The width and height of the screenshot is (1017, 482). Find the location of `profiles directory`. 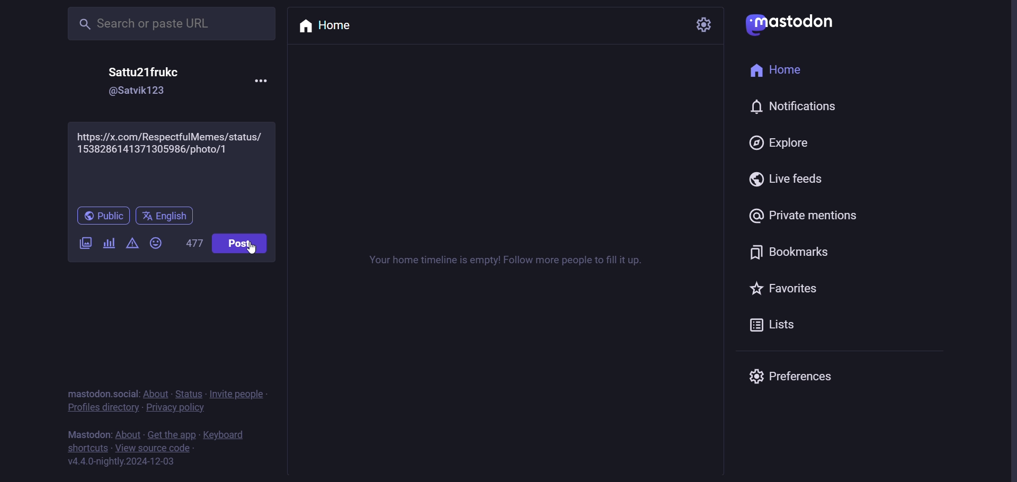

profiles directory is located at coordinates (101, 409).